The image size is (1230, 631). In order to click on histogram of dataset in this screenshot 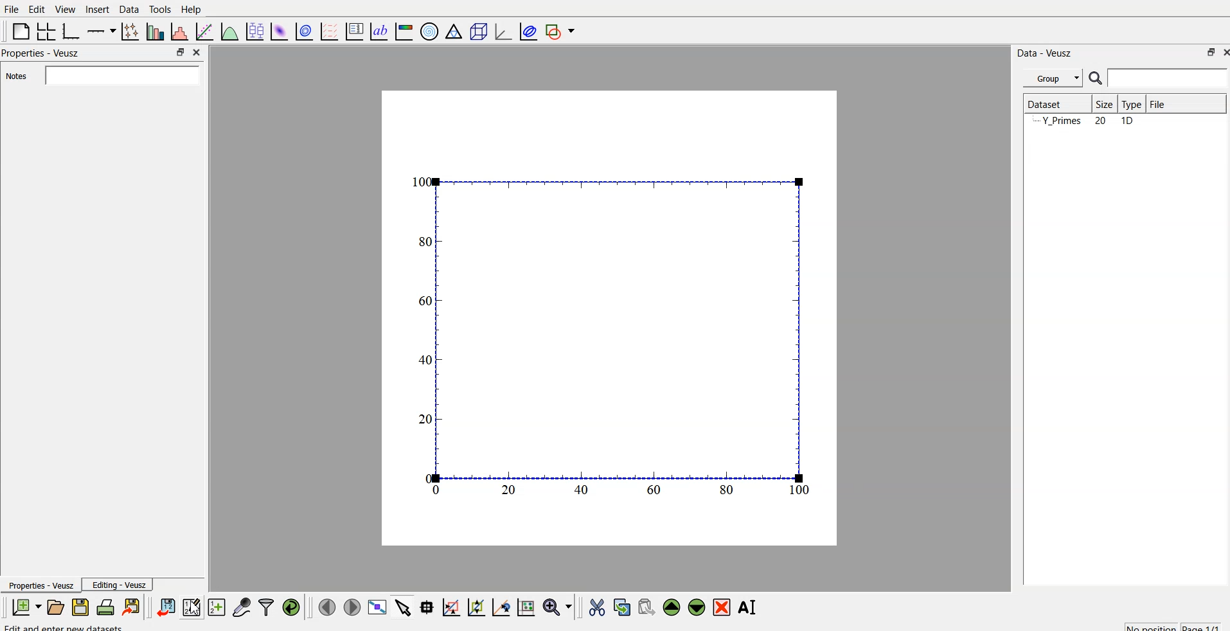, I will do `click(179, 32)`.